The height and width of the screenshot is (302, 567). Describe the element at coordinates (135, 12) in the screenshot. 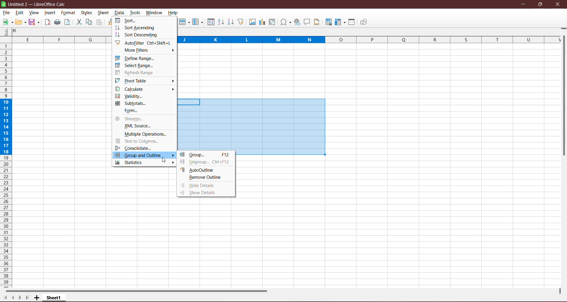

I see `Tools` at that location.